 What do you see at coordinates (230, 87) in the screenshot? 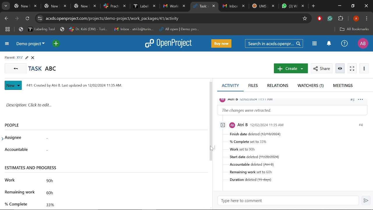
I see `Activity` at bounding box center [230, 87].